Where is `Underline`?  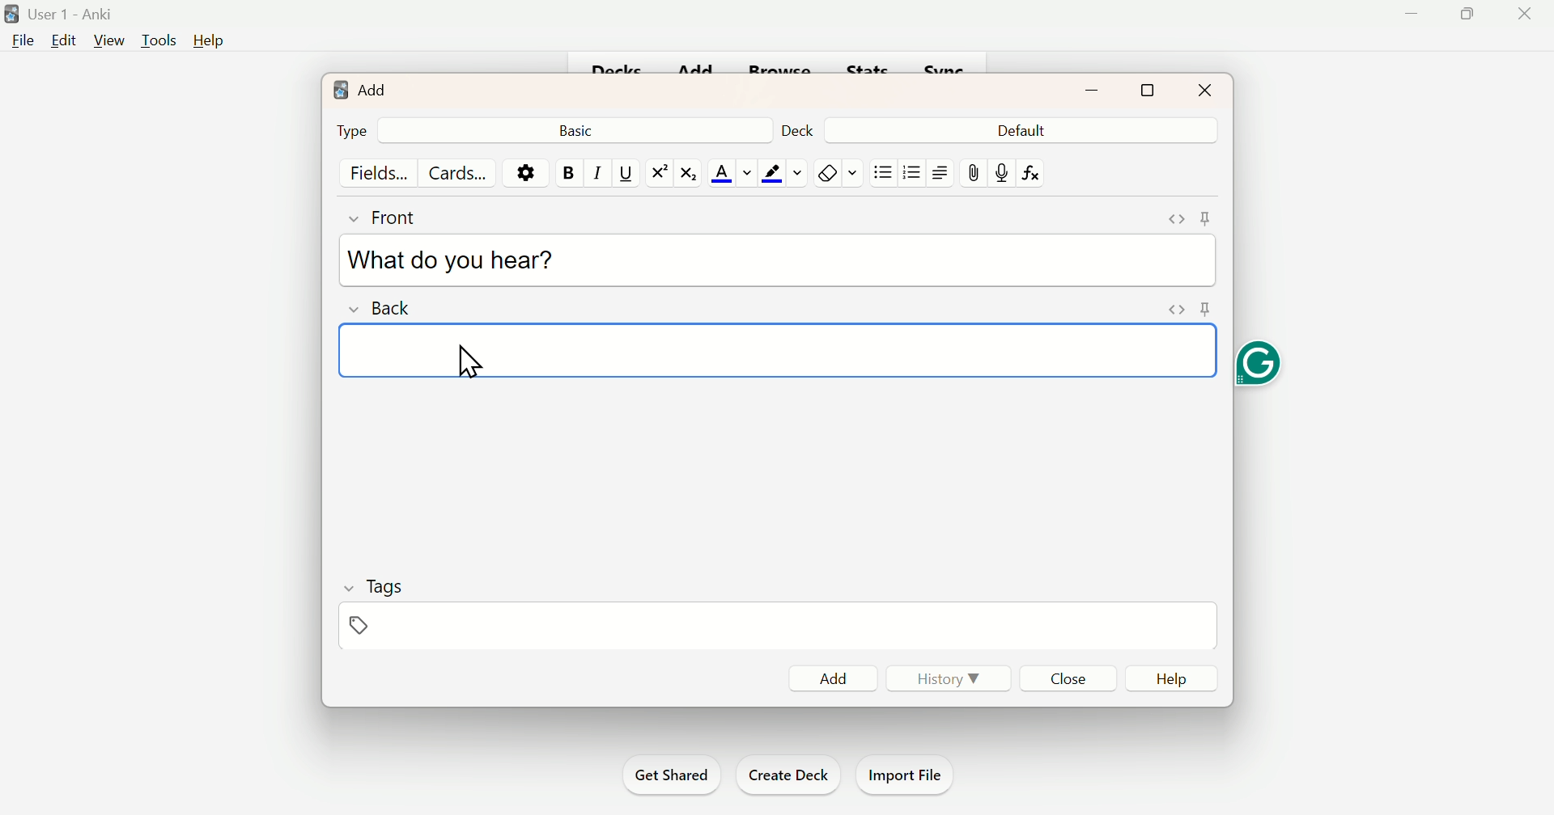
Underline is located at coordinates (624, 174).